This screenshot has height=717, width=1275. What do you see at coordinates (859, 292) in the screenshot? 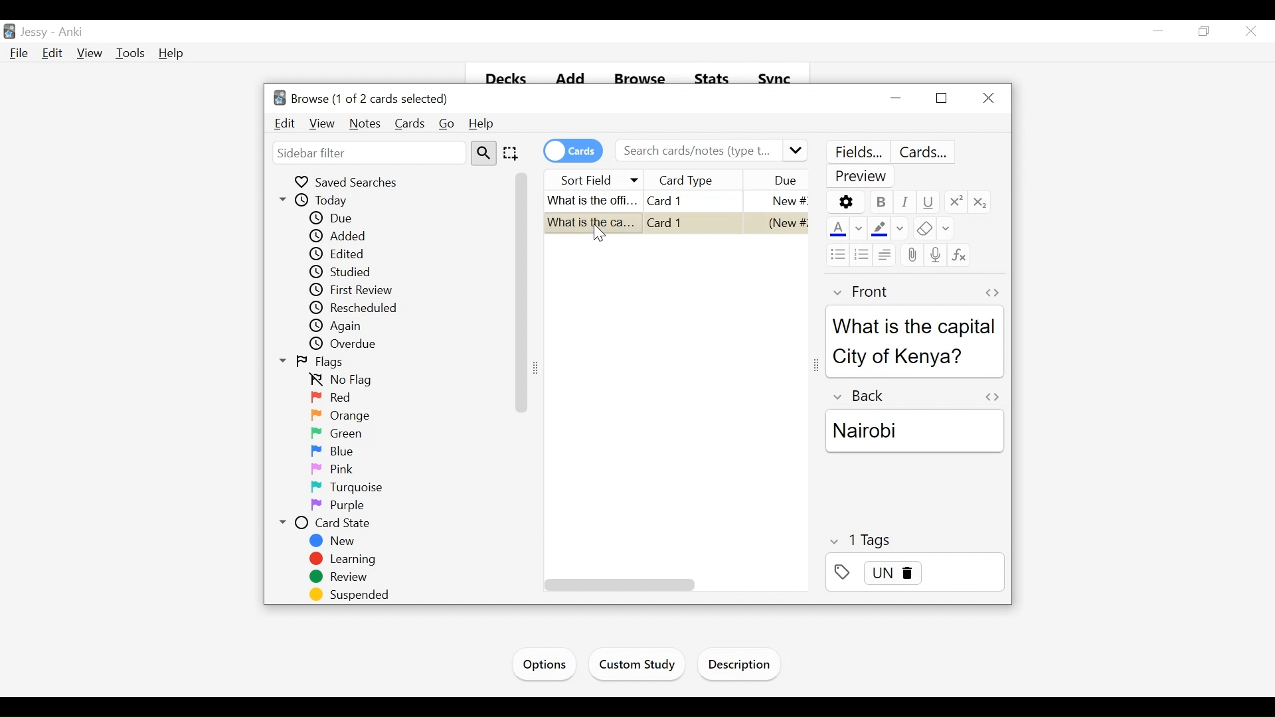
I see `Field` at bounding box center [859, 292].